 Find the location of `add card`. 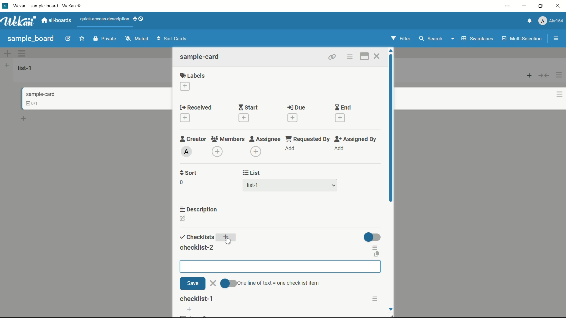

add card is located at coordinates (529, 75).